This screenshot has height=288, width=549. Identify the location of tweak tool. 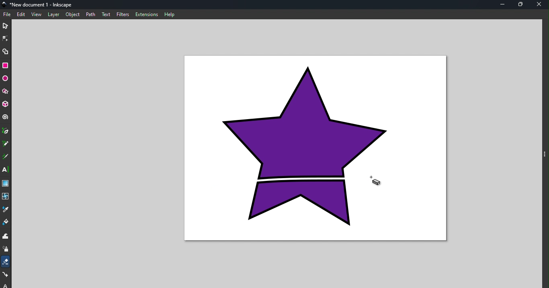
(5, 237).